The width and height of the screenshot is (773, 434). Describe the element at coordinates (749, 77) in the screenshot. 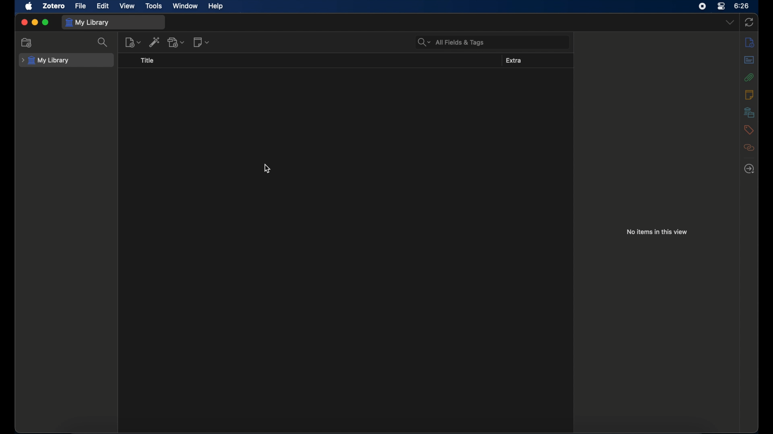

I see `attachments` at that location.